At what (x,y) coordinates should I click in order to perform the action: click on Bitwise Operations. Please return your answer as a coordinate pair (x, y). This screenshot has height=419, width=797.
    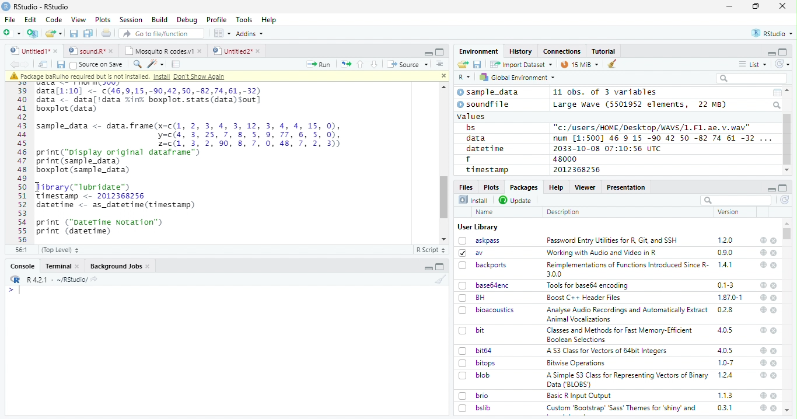
    Looking at the image, I should click on (577, 363).